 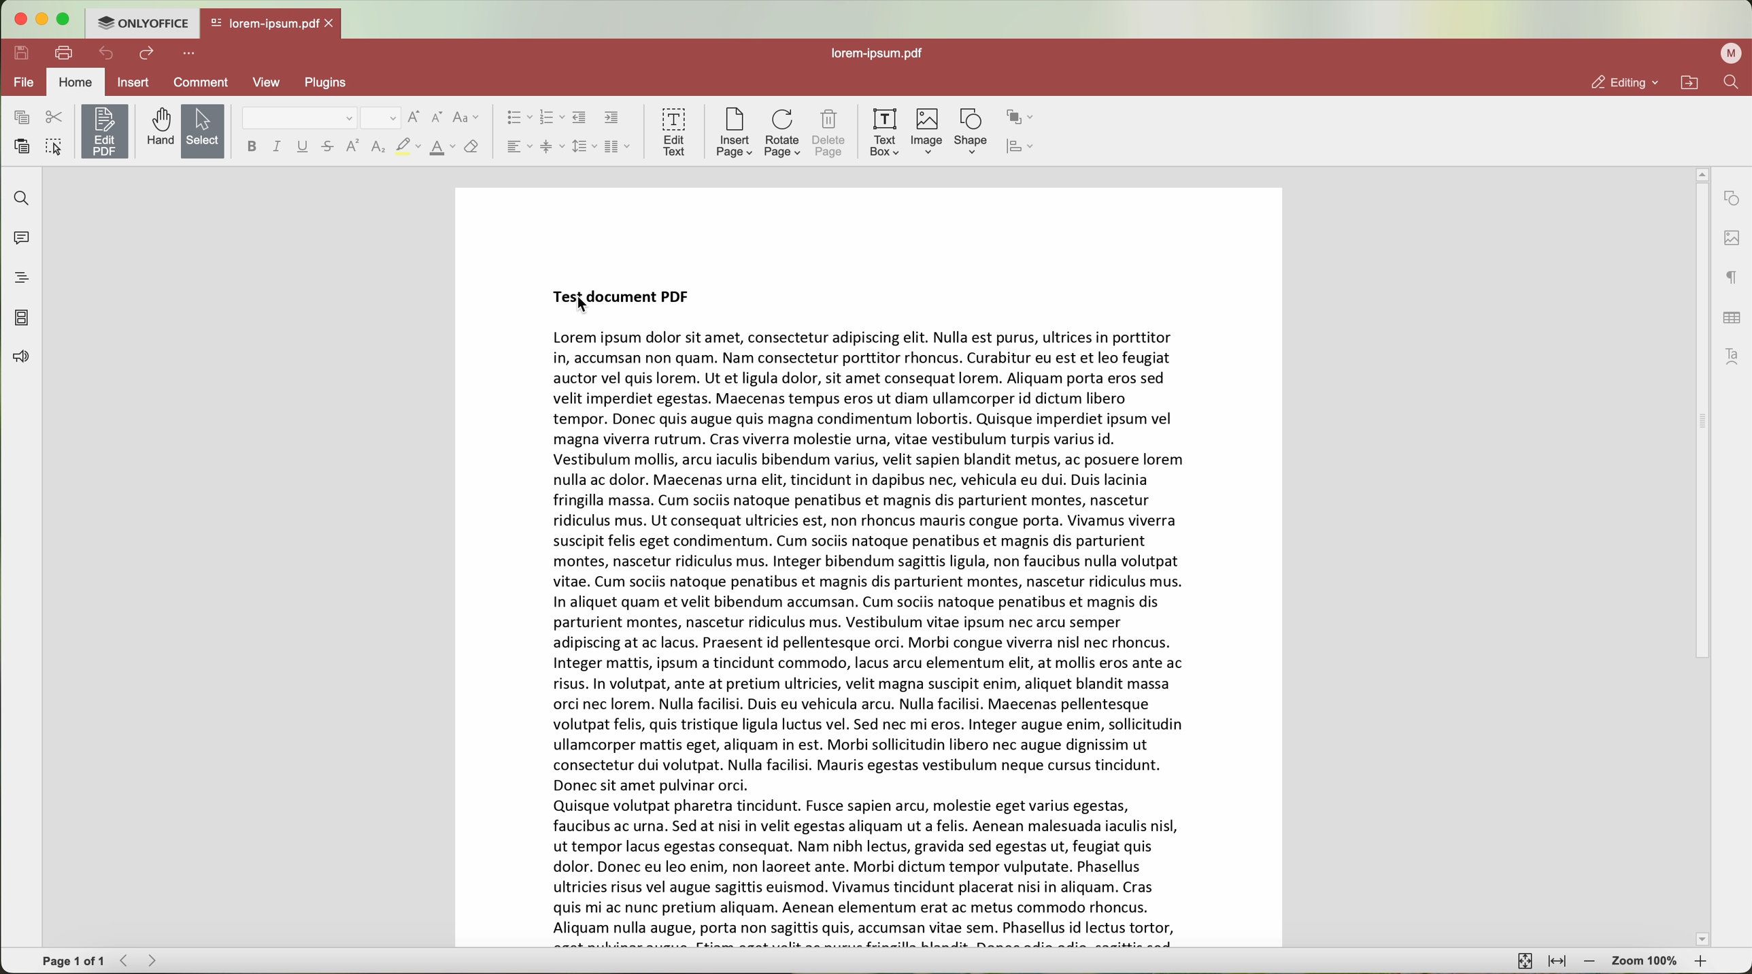 I want to click on subscript, so click(x=377, y=148).